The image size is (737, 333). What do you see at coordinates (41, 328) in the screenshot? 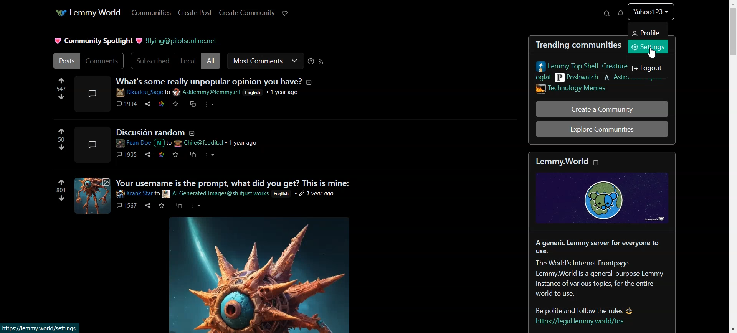
I see `` at bounding box center [41, 328].